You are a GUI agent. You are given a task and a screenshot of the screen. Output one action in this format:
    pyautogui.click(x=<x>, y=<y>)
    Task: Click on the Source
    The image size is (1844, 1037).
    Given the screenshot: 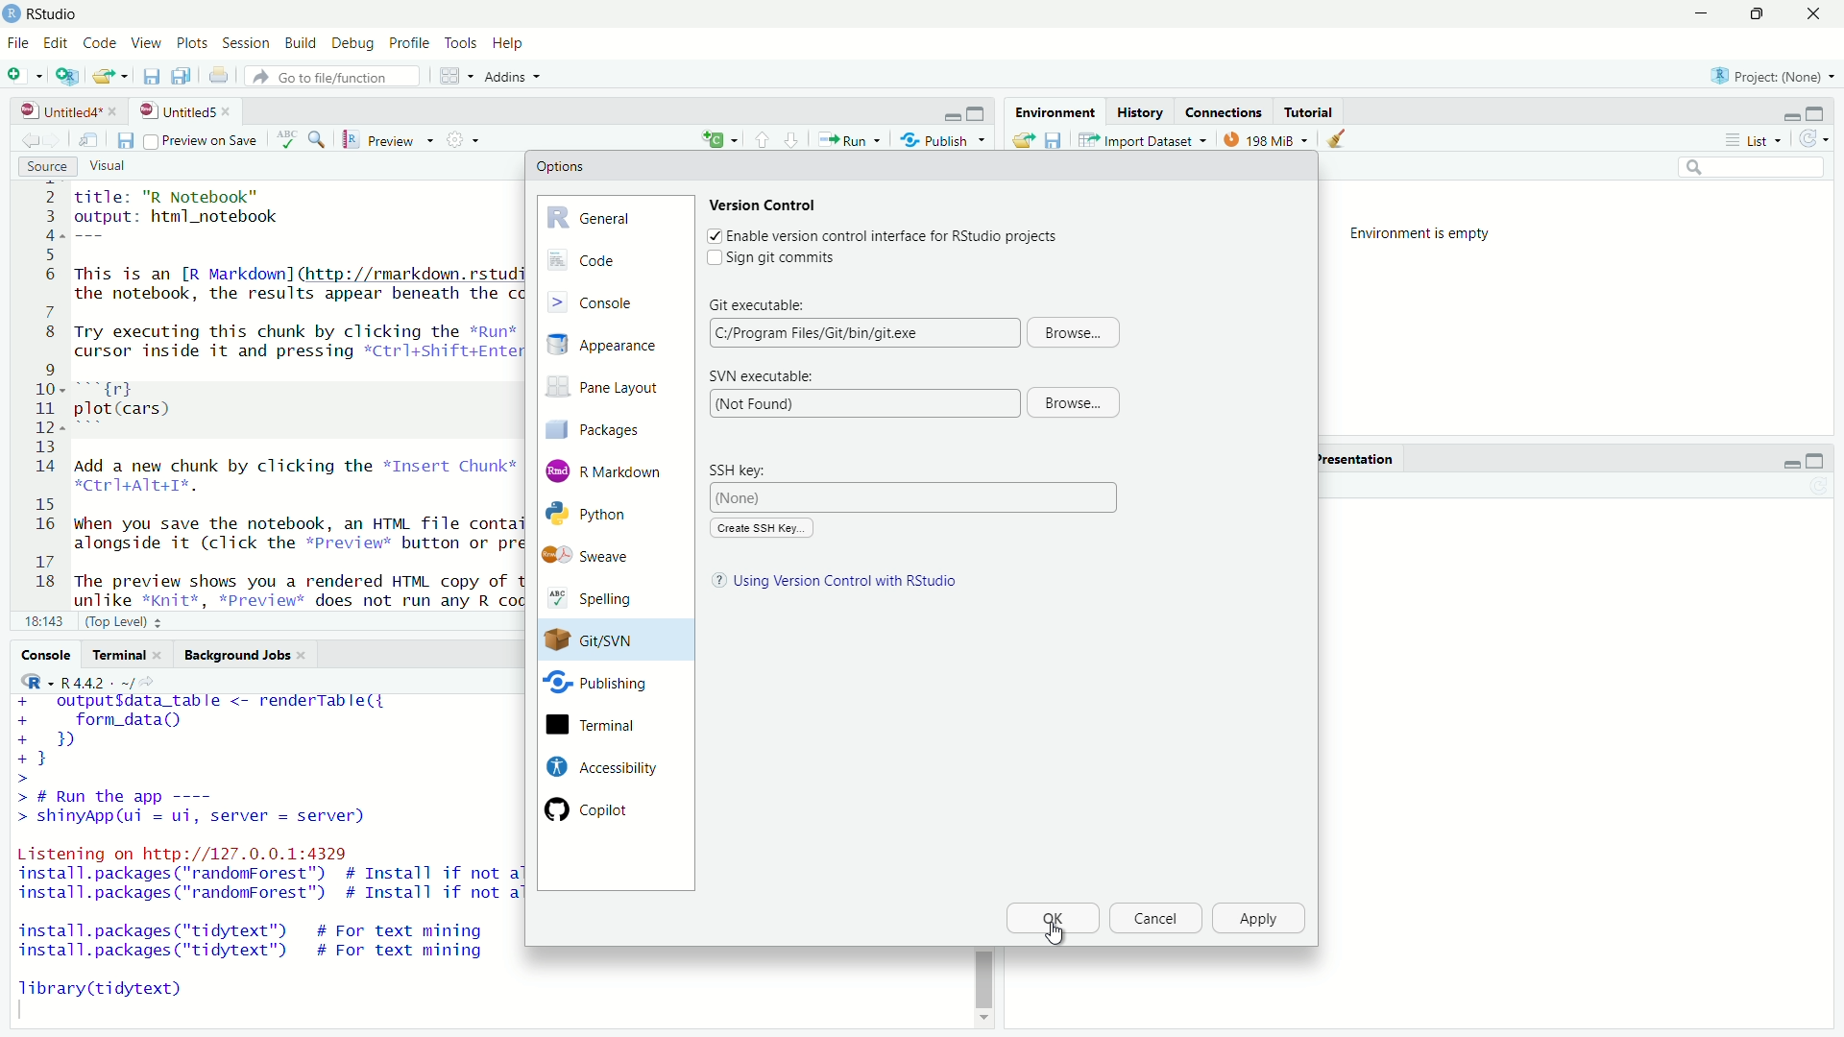 What is the action you would take?
    pyautogui.click(x=48, y=167)
    